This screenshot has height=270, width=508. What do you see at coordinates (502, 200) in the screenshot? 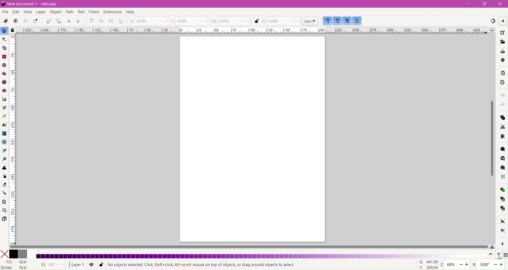
I see `Create Clone` at bounding box center [502, 200].